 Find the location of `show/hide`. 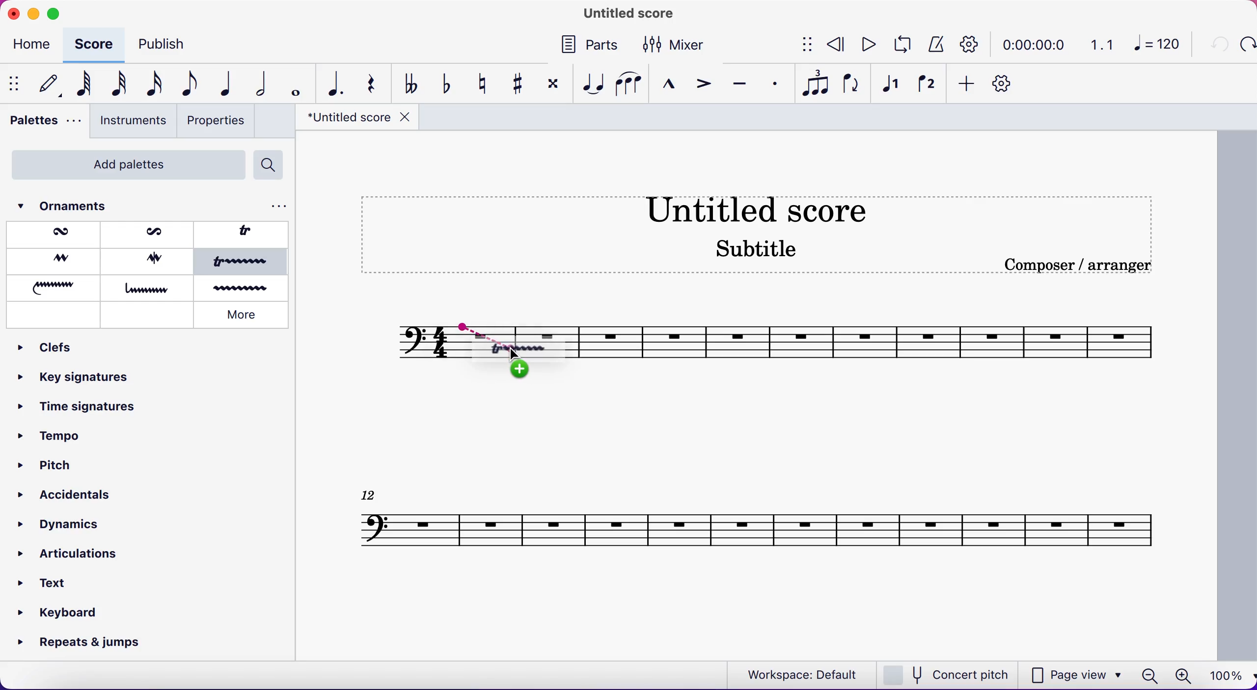

show/hide is located at coordinates (801, 46).